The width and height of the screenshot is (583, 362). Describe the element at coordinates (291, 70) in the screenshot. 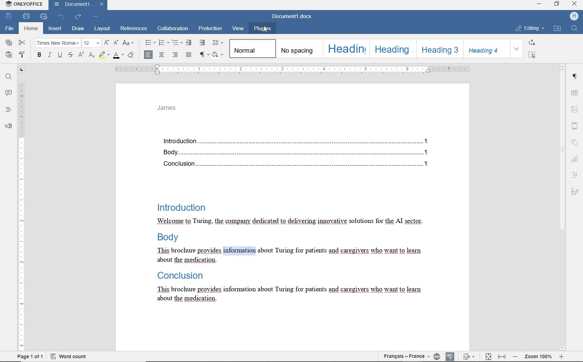

I see `RULER` at that location.